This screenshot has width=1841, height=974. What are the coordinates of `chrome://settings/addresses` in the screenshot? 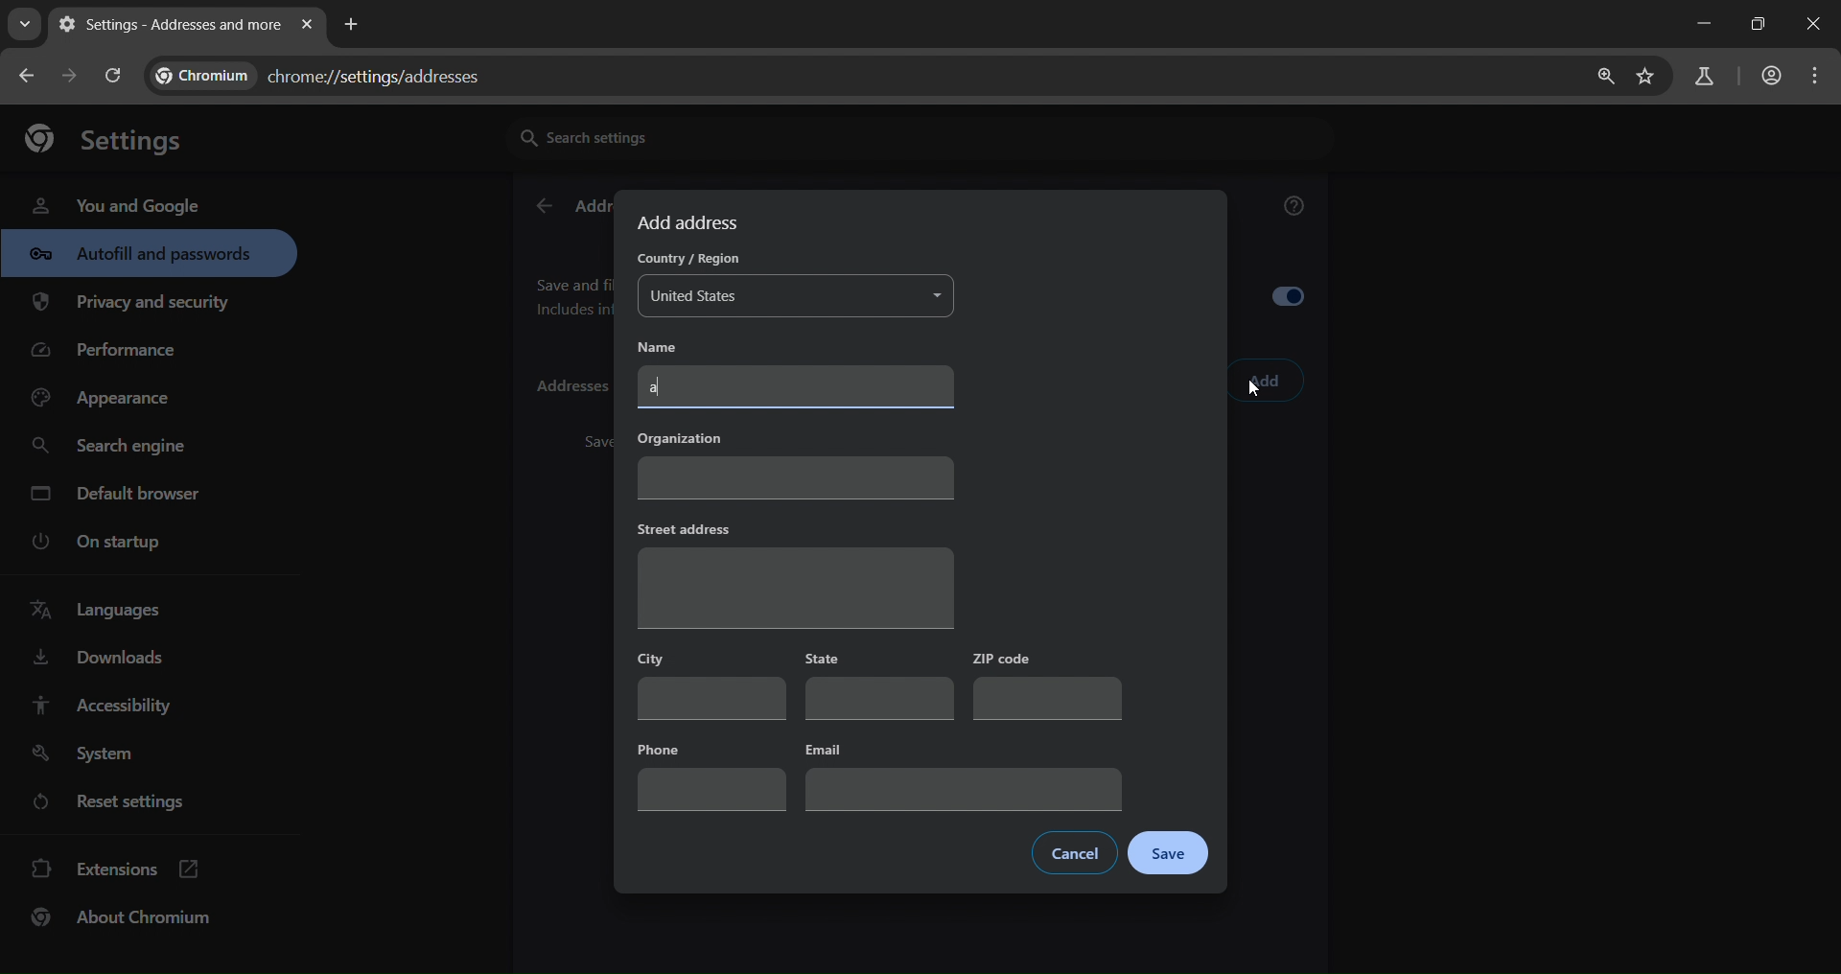 It's located at (332, 72).